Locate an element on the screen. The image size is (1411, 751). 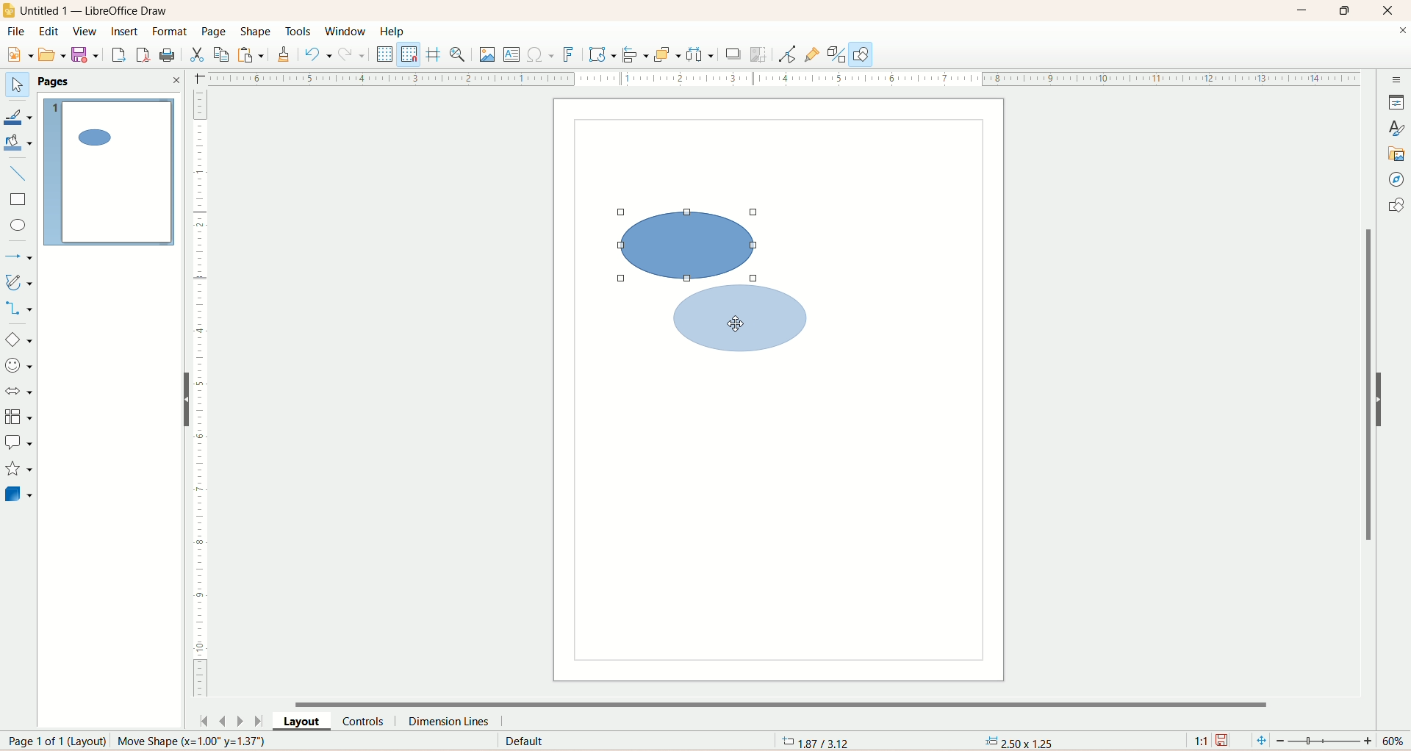
redo is located at coordinates (354, 56).